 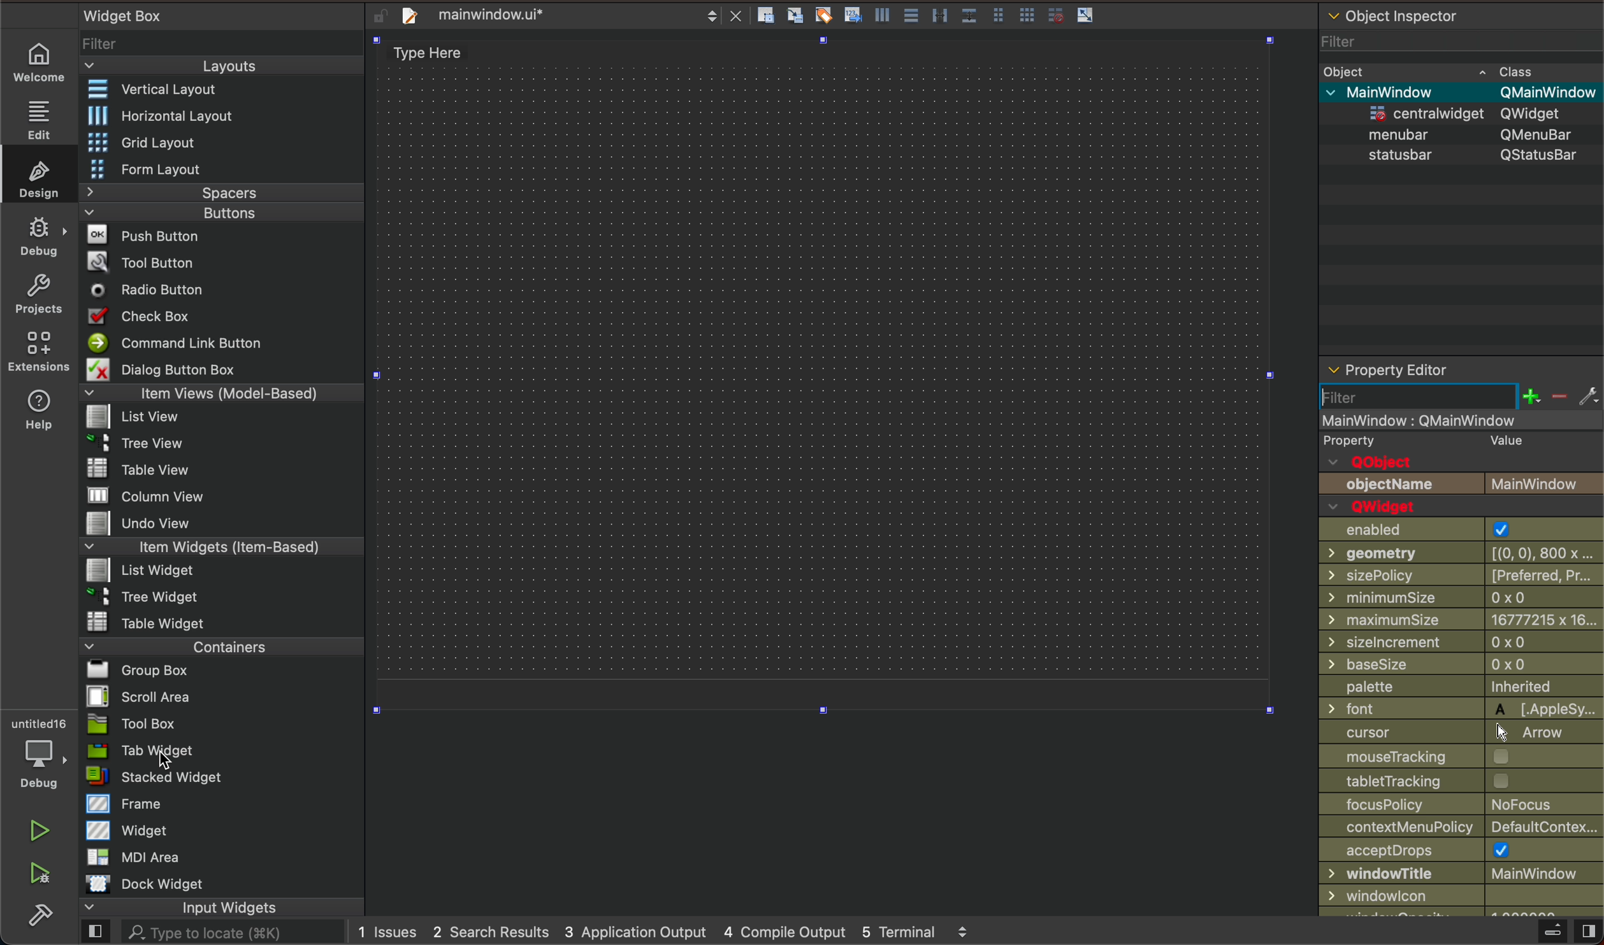 I want to click on , so click(x=1463, y=757).